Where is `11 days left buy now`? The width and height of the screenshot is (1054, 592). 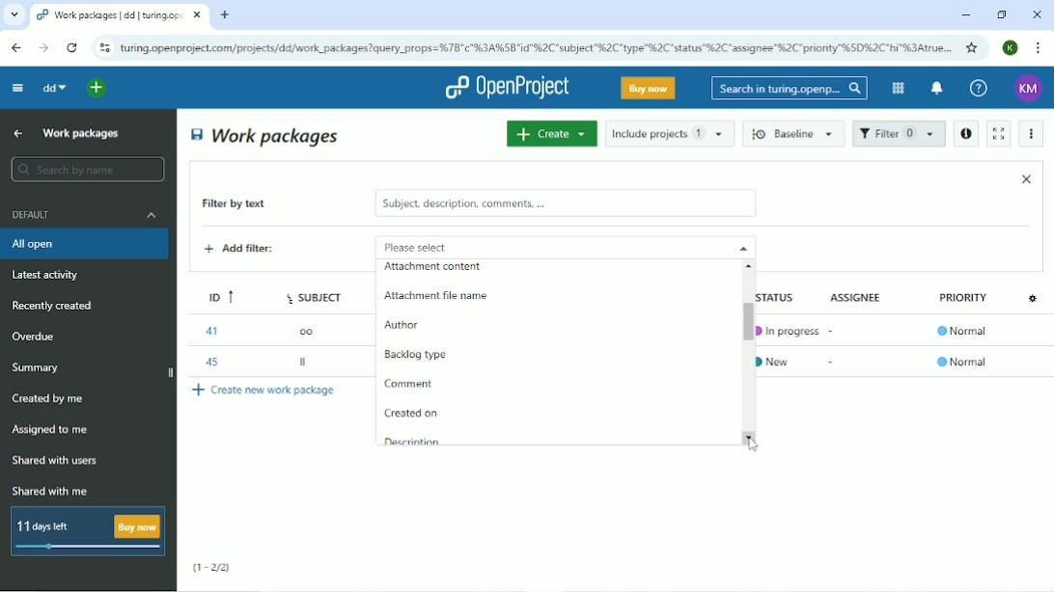 11 days left buy now is located at coordinates (86, 531).